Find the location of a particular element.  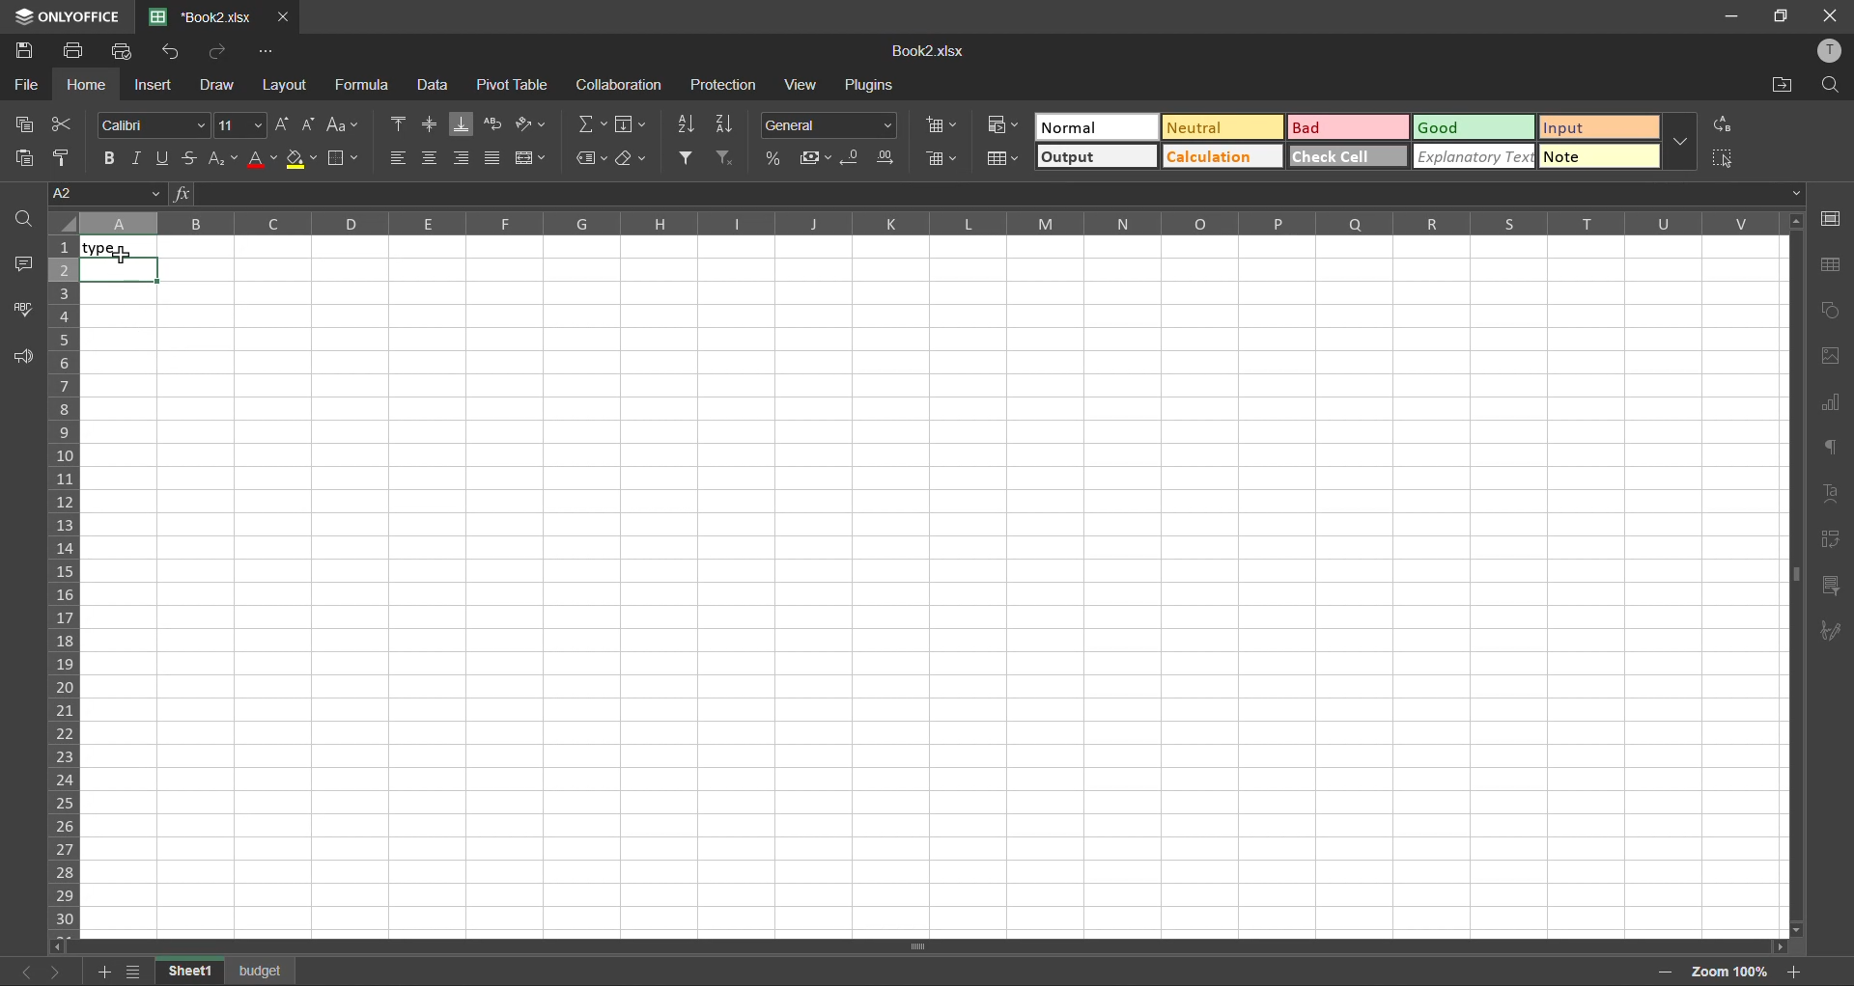

align center is located at coordinates (430, 156).